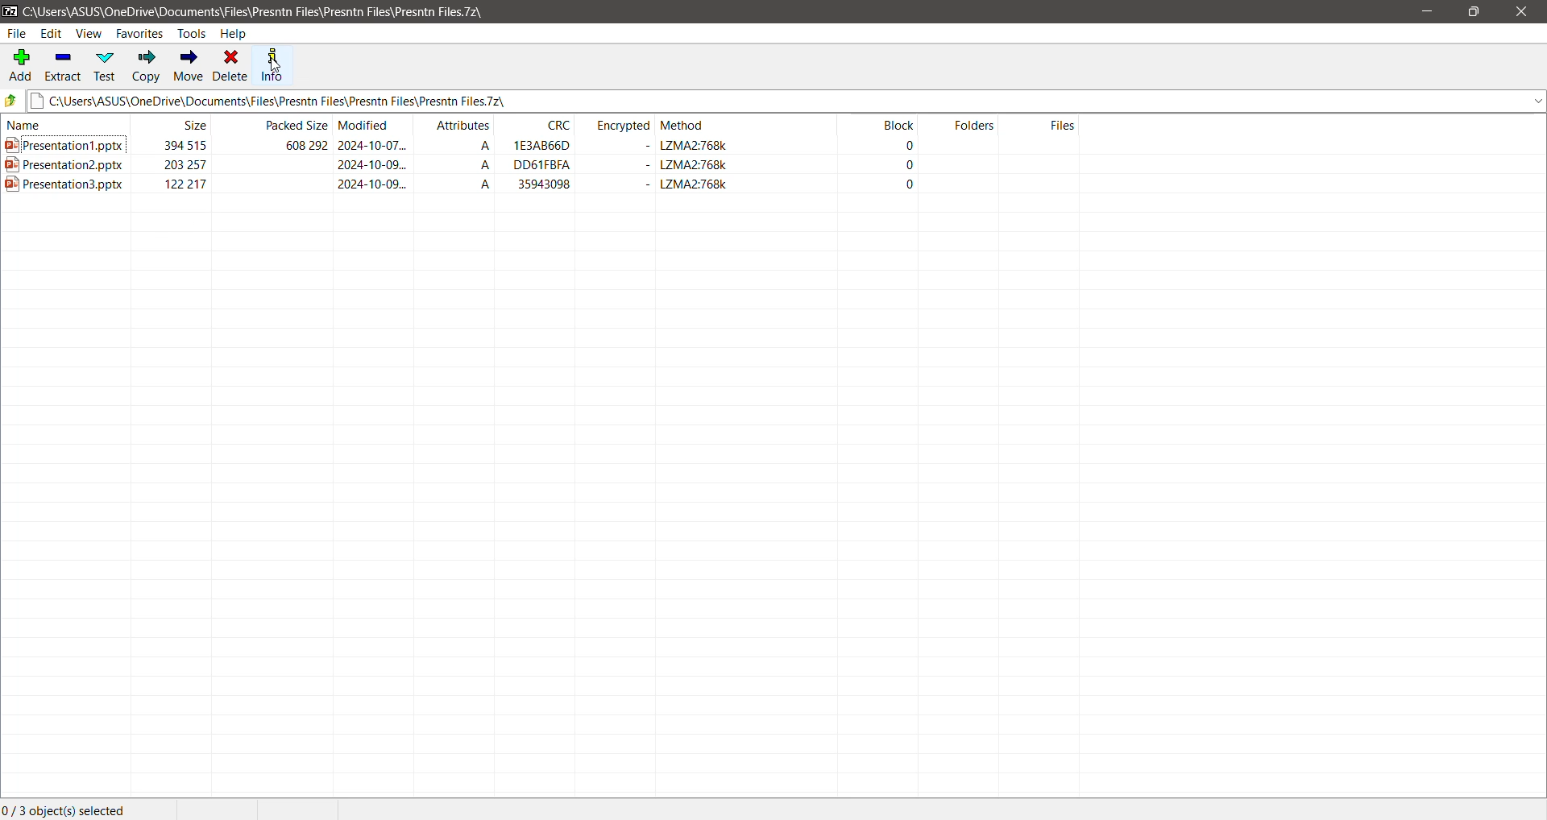  Describe the element at coordinates (379, 147) in the screenshot. I see `2024-10-07` at that location.